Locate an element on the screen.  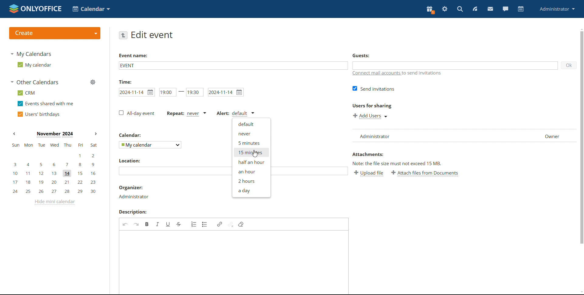
hide mini calendar is located at coordinates (54, 202).